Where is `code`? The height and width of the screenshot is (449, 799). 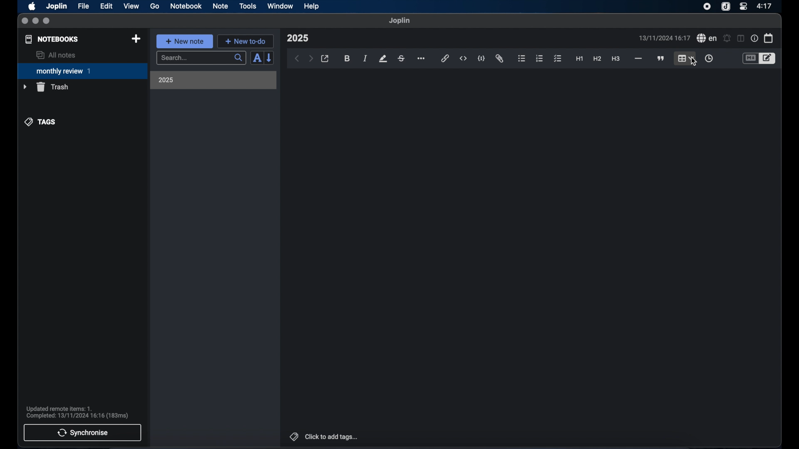
code is located at coordinates (481, 59).